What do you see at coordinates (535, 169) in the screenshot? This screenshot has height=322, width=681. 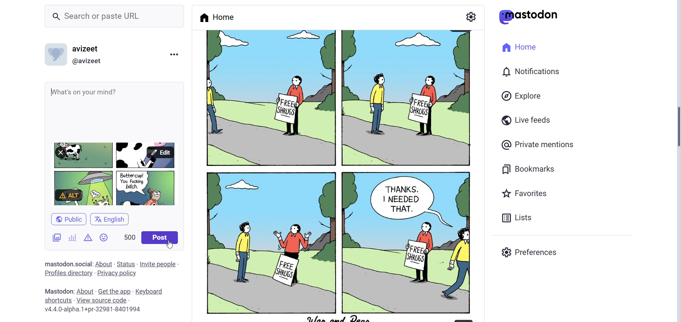 I see `Bookmarks` at bounding box center [535, 169].